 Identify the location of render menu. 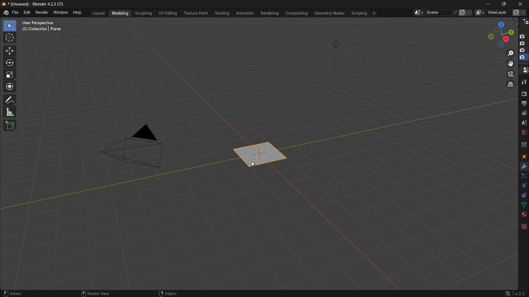
(42, 13).